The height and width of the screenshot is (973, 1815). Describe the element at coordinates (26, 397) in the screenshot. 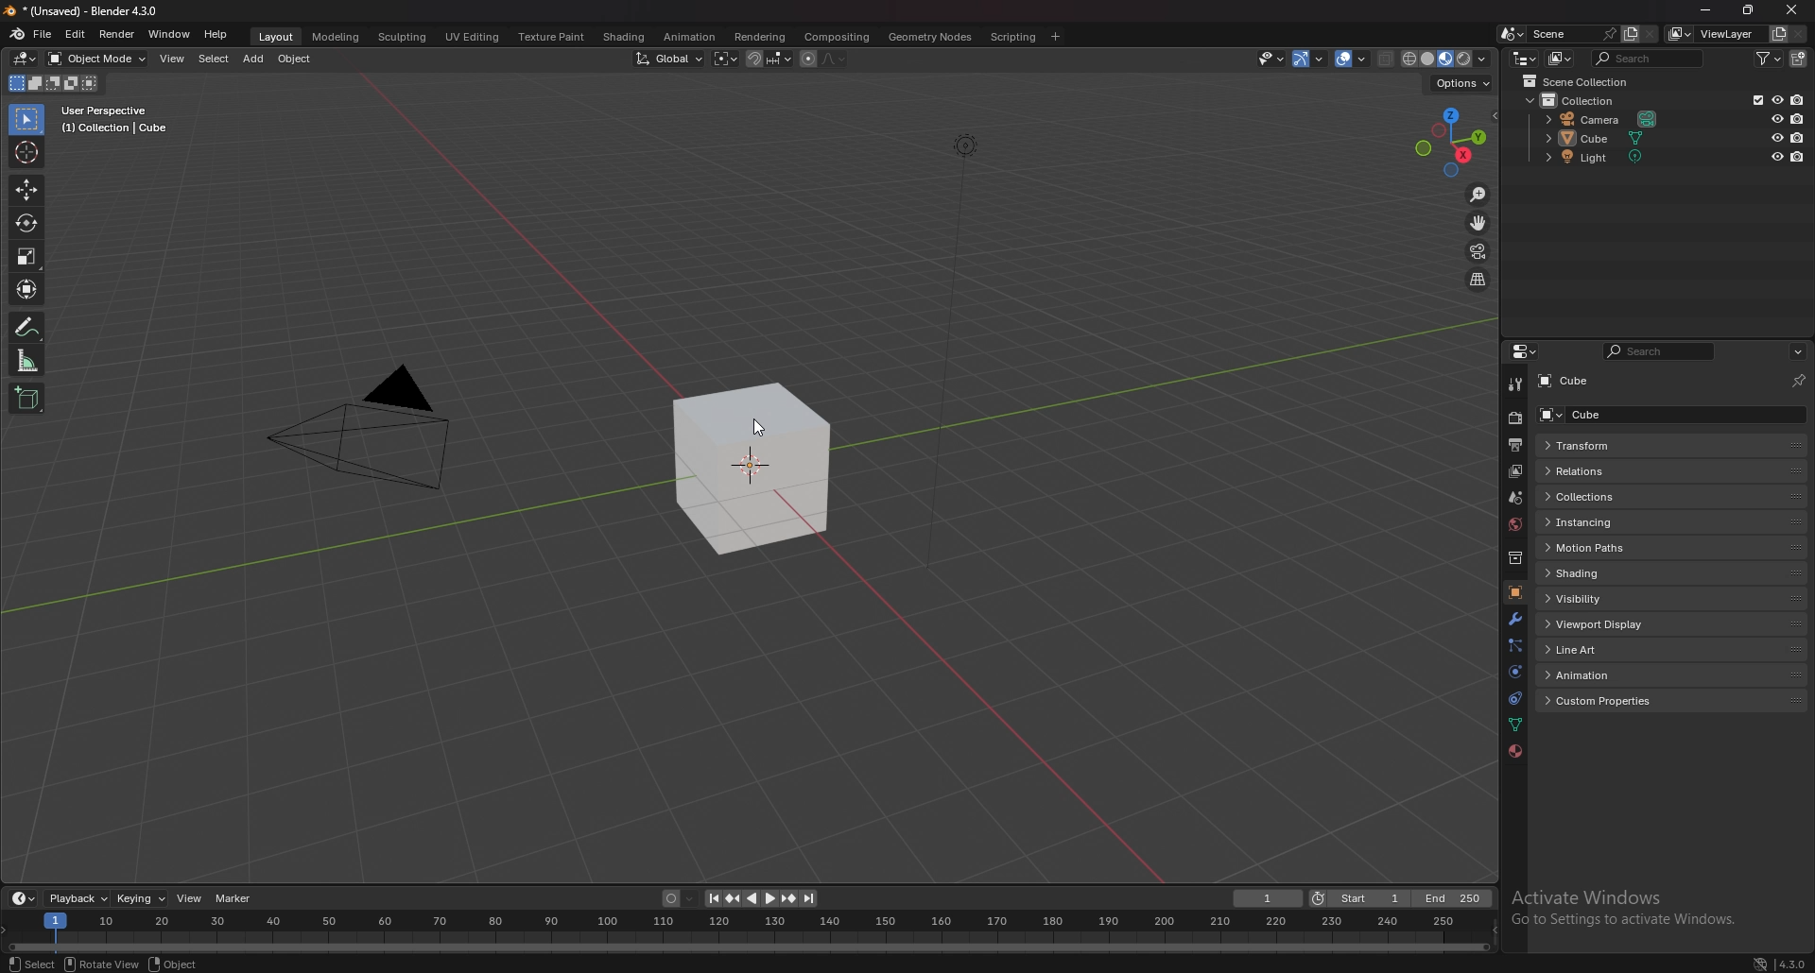

I see `add cube` at that location.